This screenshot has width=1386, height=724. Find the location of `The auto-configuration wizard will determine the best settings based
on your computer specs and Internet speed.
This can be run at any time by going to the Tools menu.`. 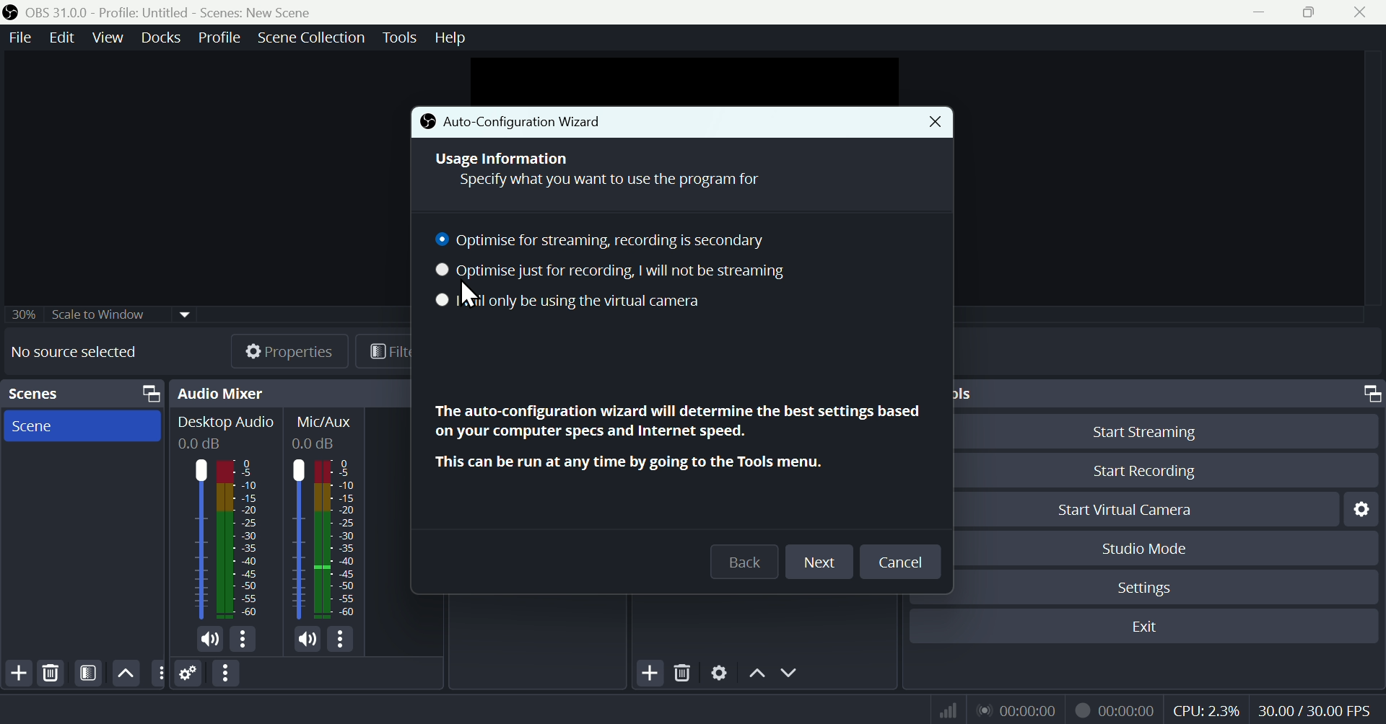

The auto-configuration wizard will determine the best settings based
on your computer specs and Internet speed.
This can be run at any time by going to the Tools menu. is located at coordinates (674, 436).